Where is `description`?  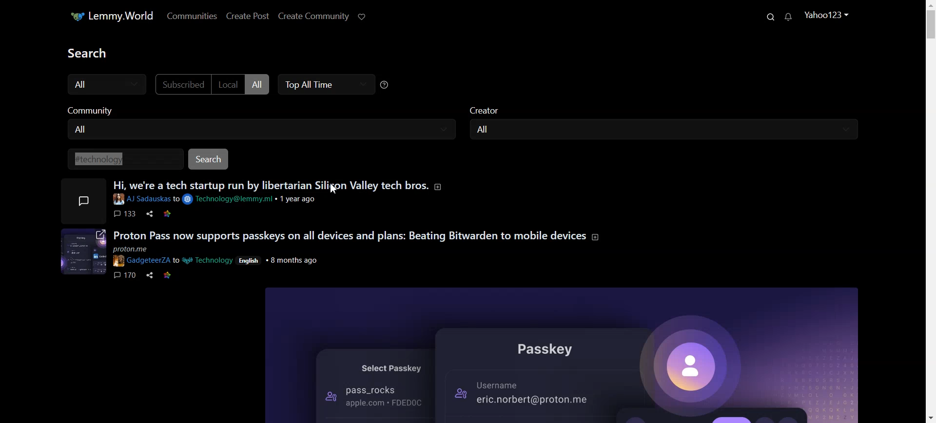 description is located at coordinates (440, 186).